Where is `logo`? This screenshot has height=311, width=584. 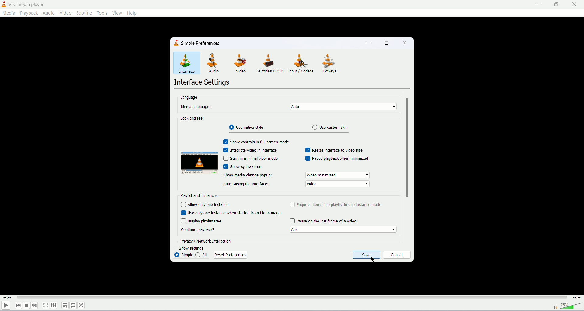
logo is located at coordinates (176, 43).